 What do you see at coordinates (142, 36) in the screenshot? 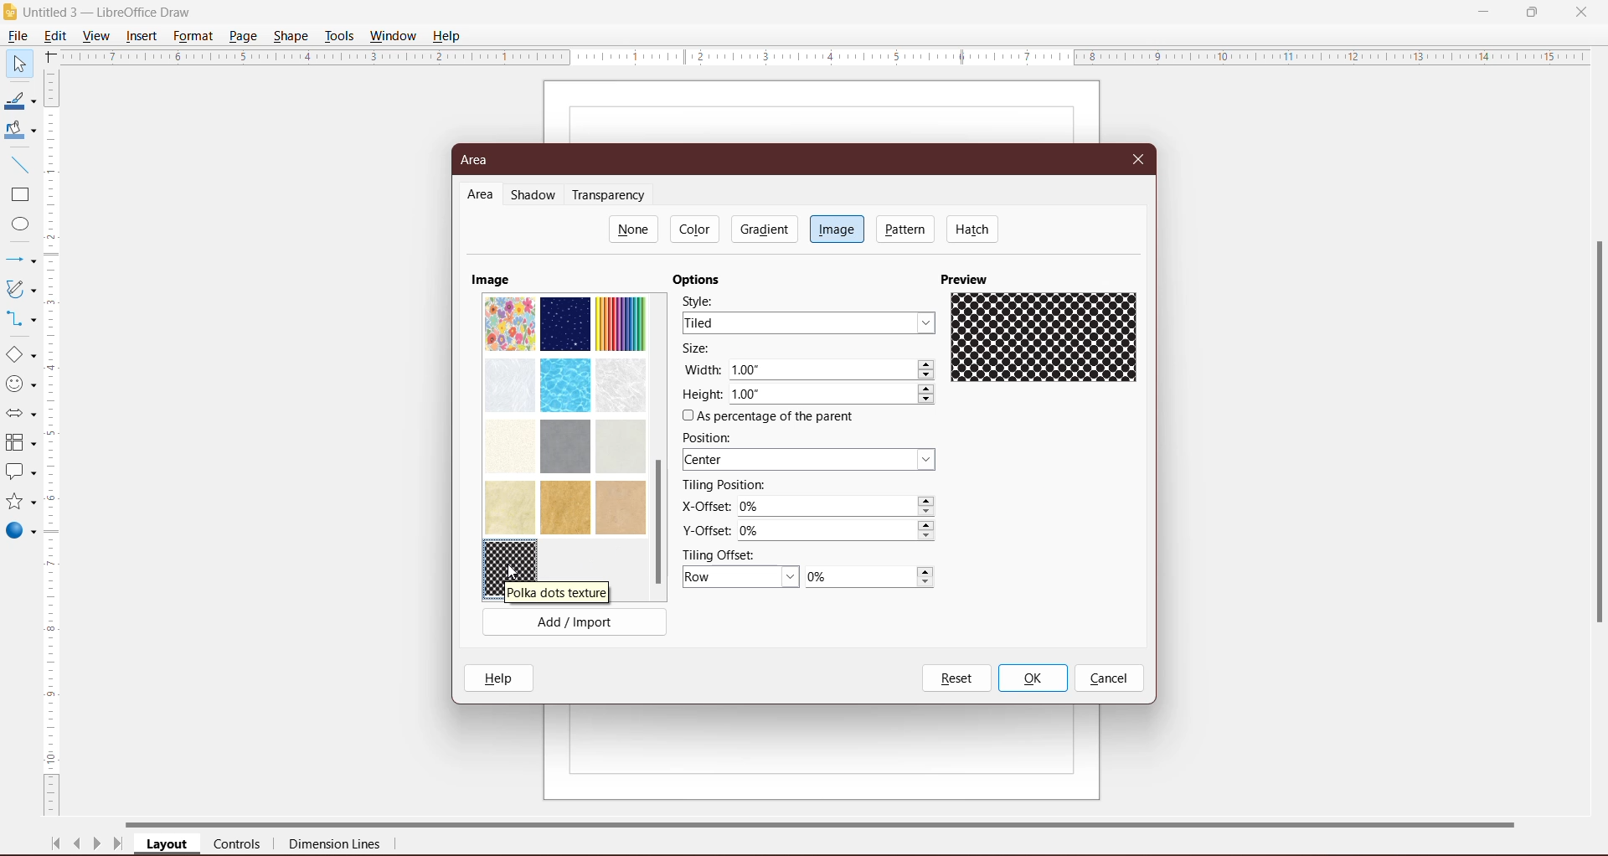
I see `Insert` at bounding box center [142, 36].